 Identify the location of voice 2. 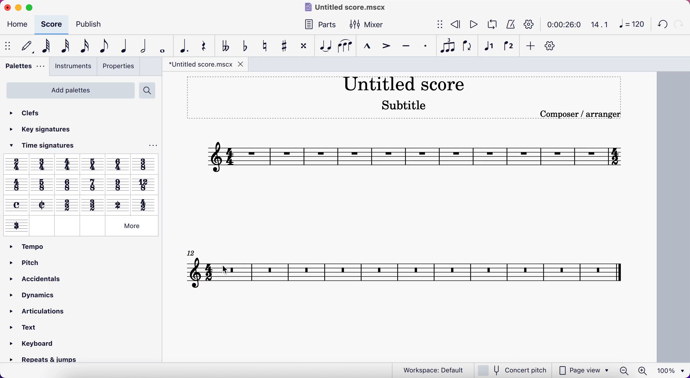
(508, 45).